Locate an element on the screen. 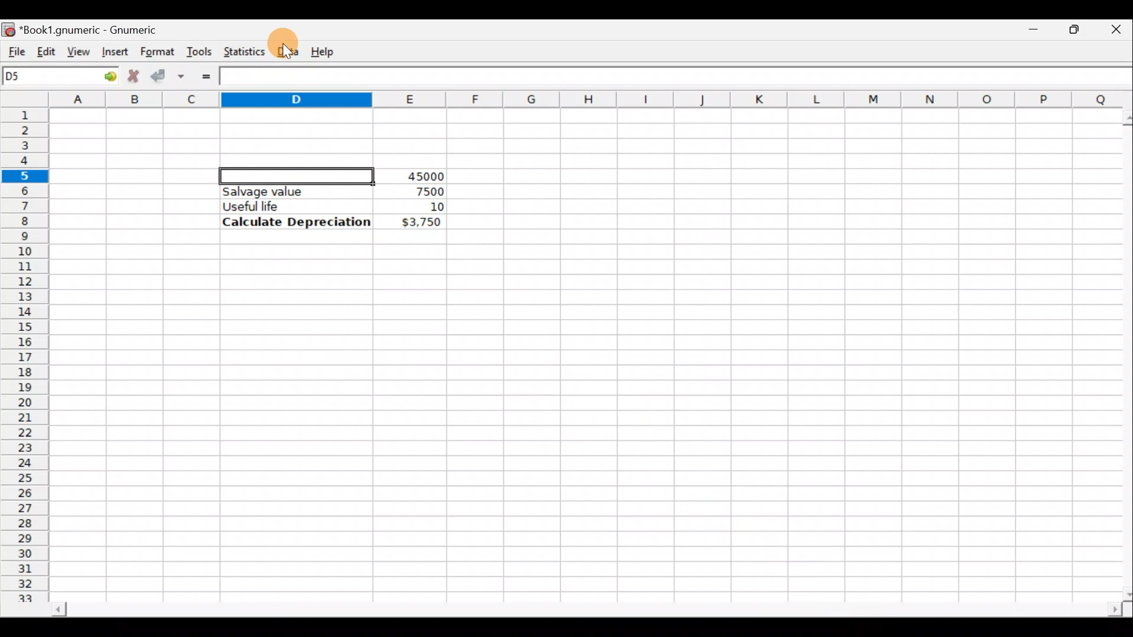 The height and width of the screenshot is (637, 1133). Statistics is located at coordinates (241, 51).